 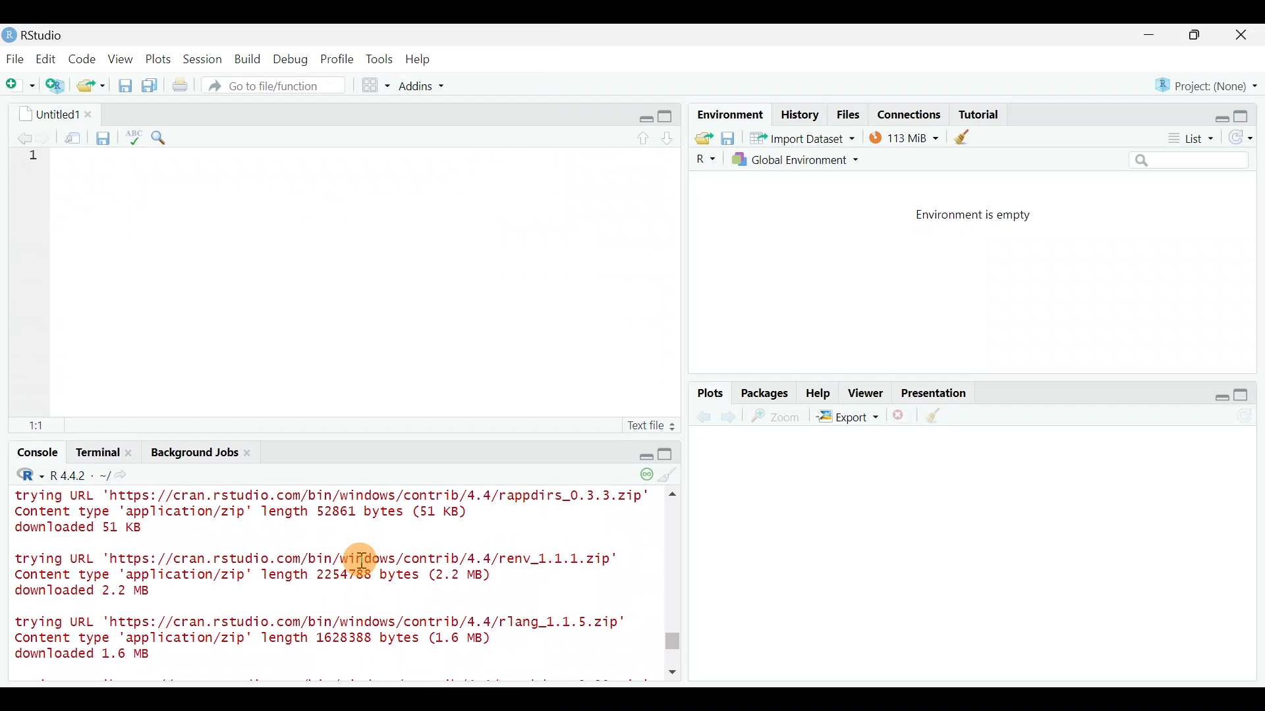 What do you see at coordinates (248, 59) in the screenshot?
I see `Build` at bounding box center [248, 59].